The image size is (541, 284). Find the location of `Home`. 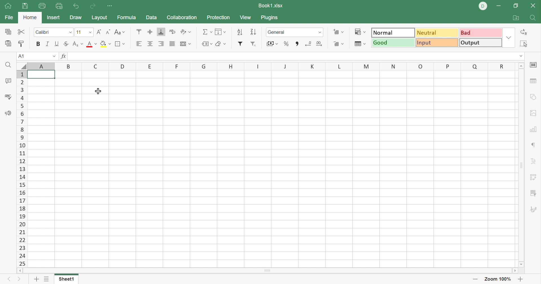

Home is located at coordinates (8, 6).